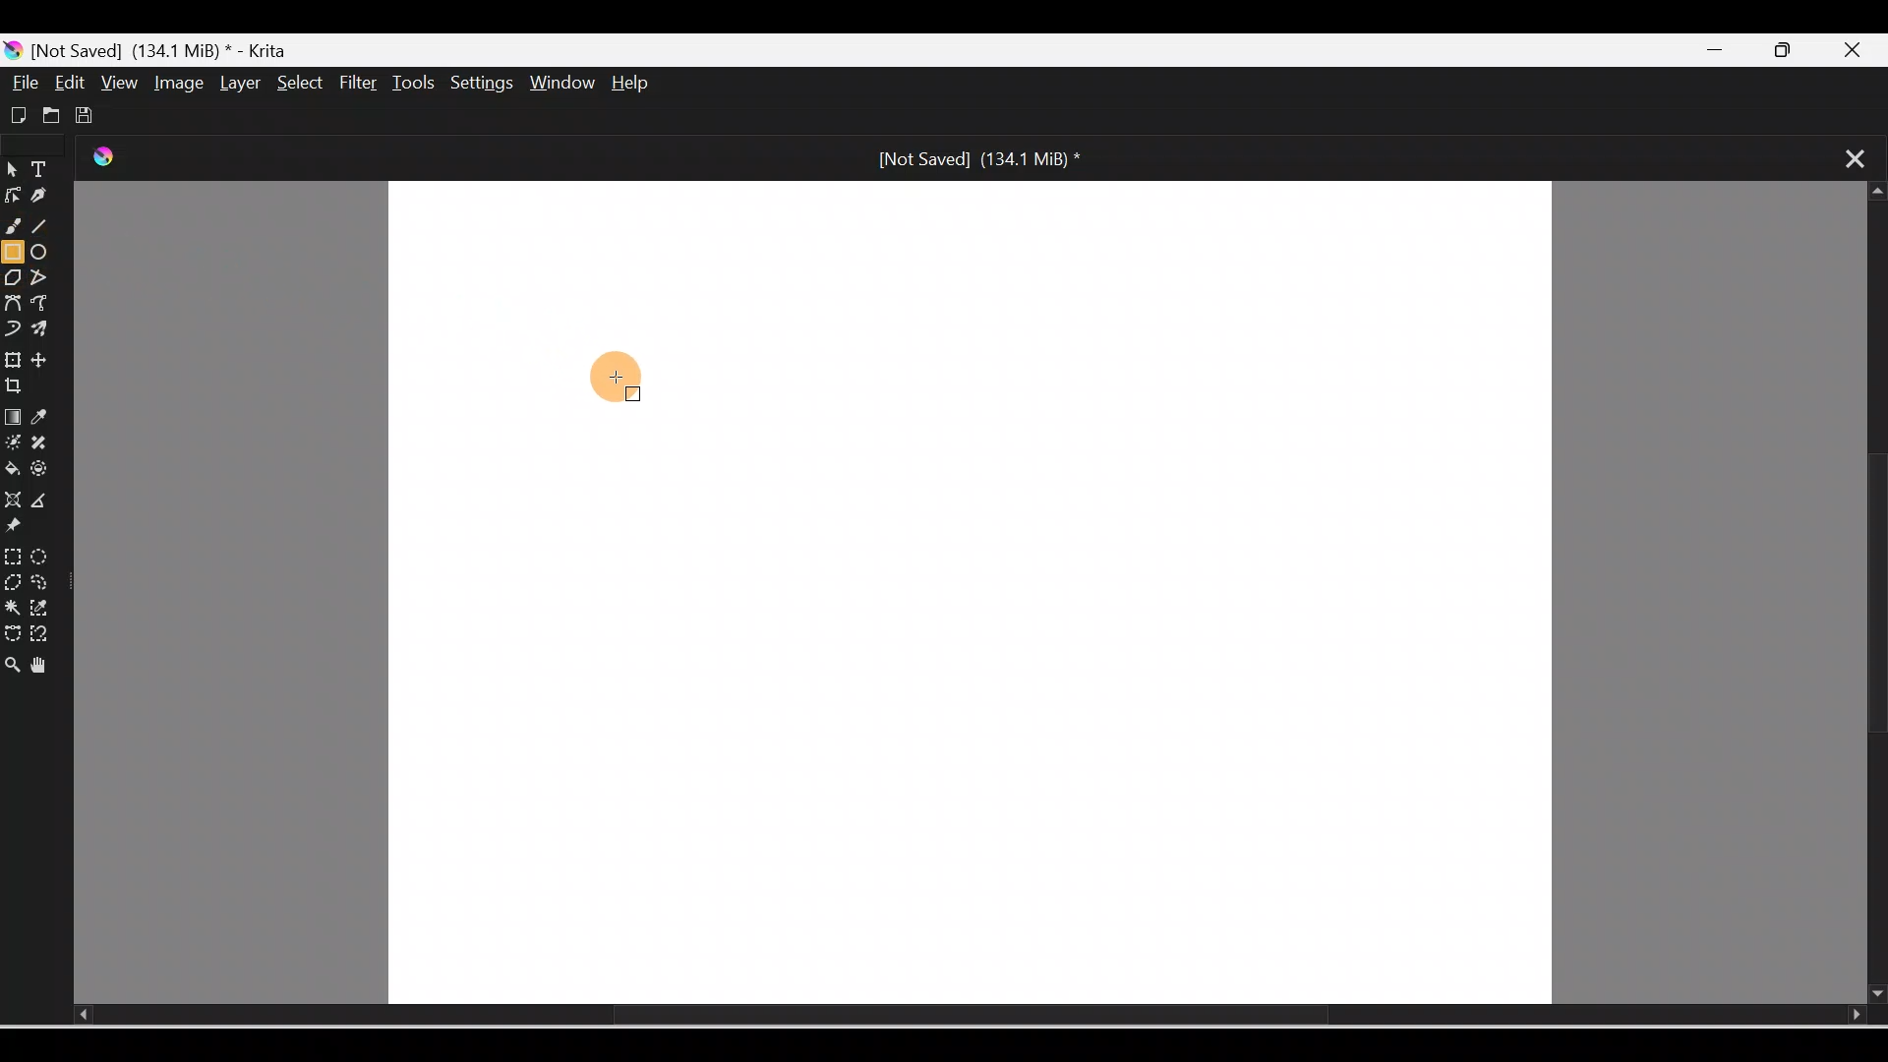  I want to click on Polygonal selection tool, so click(13, 580).